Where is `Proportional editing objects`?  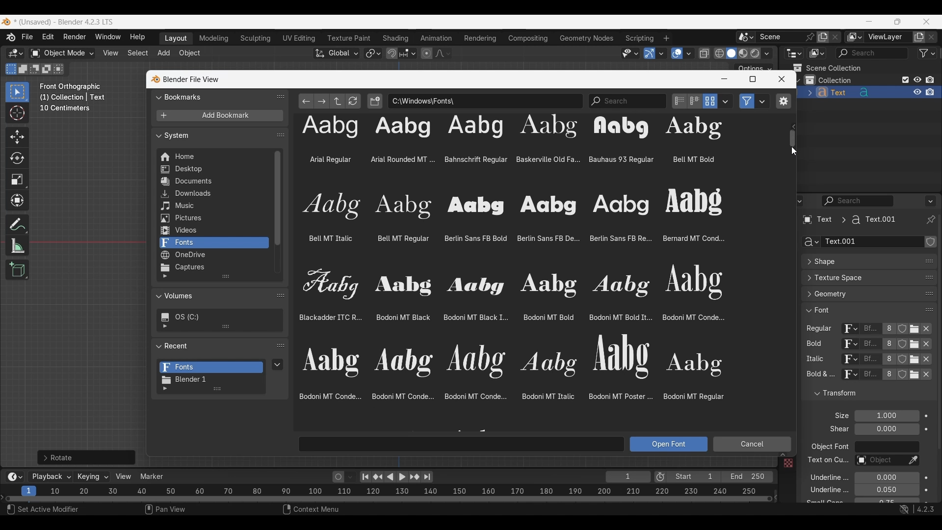 Proportional editing objects is located at coordinates (426, 53).